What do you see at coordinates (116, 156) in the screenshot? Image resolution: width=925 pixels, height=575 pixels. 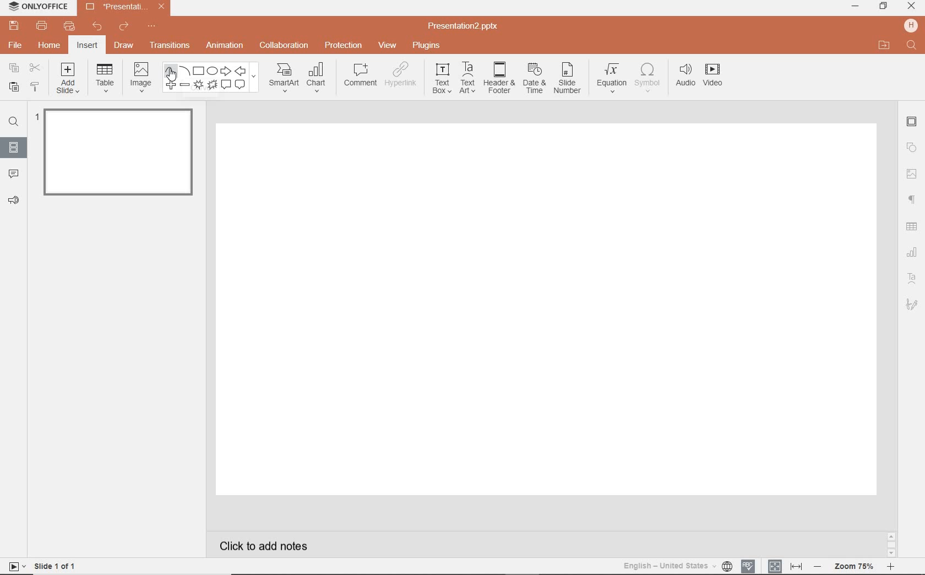 I see `SLIDE1` at bounding box center [116, 156].